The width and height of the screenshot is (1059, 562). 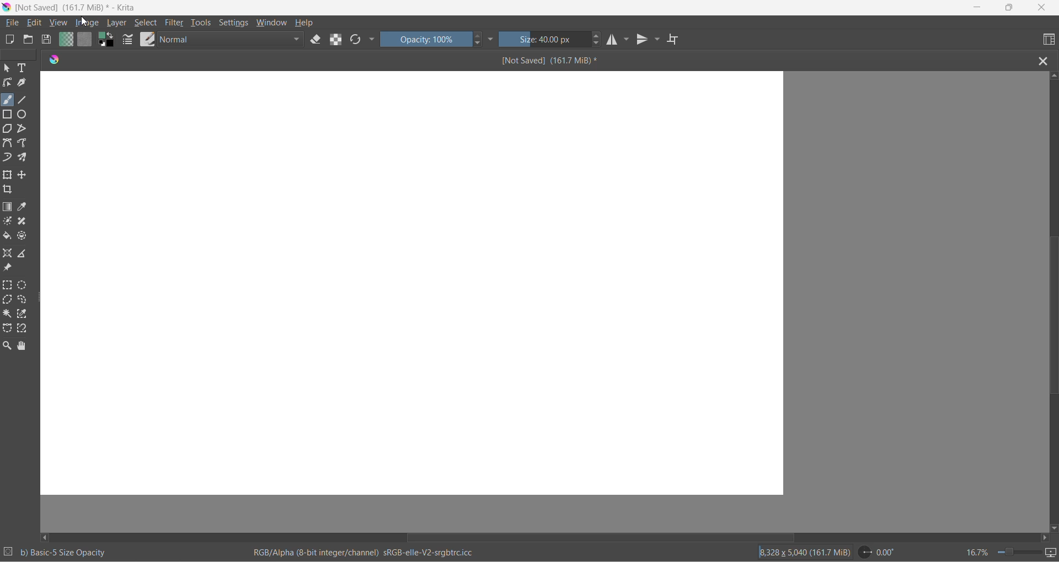 I want to click on brush presets, so click(x=147, y=39).